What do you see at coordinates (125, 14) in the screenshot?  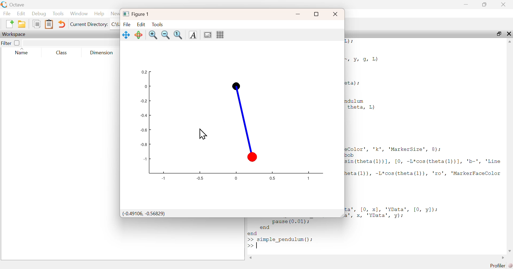 I see `logo` at bounding box center [125, 14].